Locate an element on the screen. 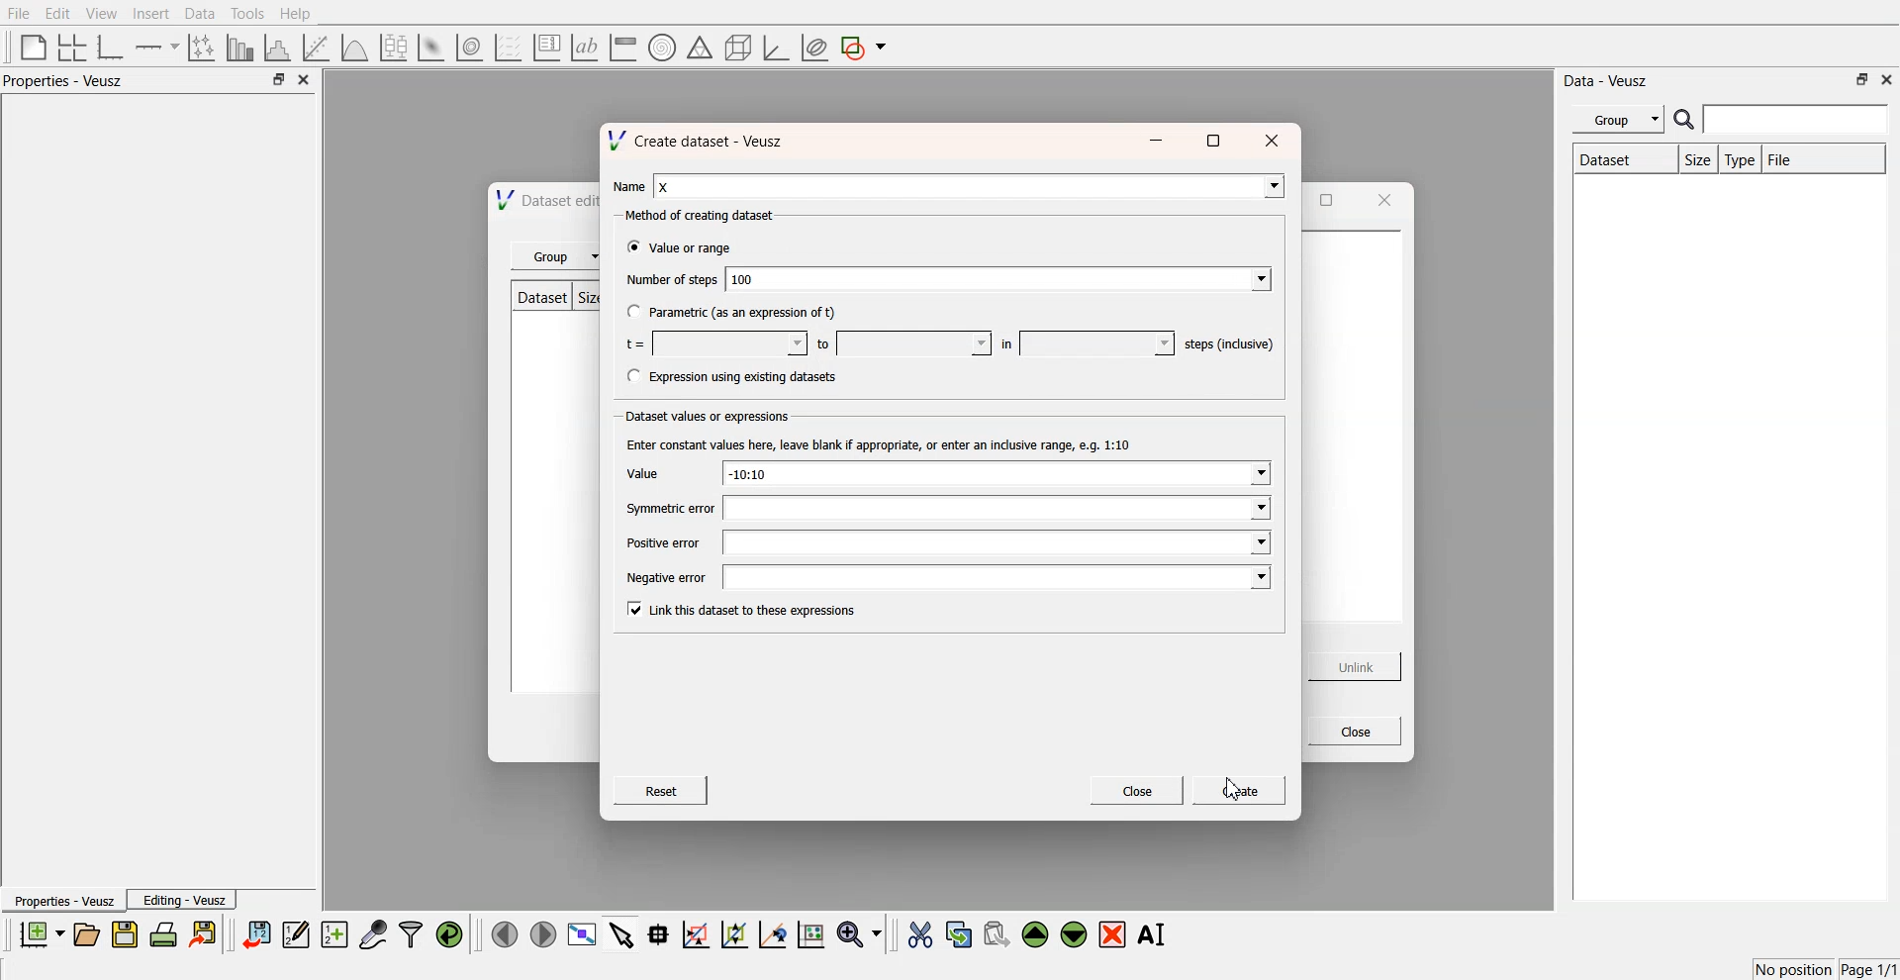  Negative error is located at coordinates (671, 580).